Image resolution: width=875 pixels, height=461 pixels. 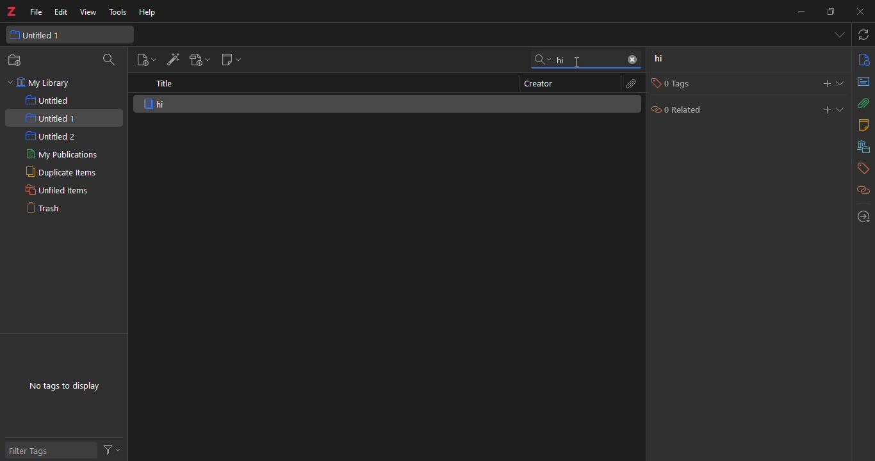 What do you see at coordinates (61, 12) in the screenshot?
I see `edit` at bounding box center [61, 12].